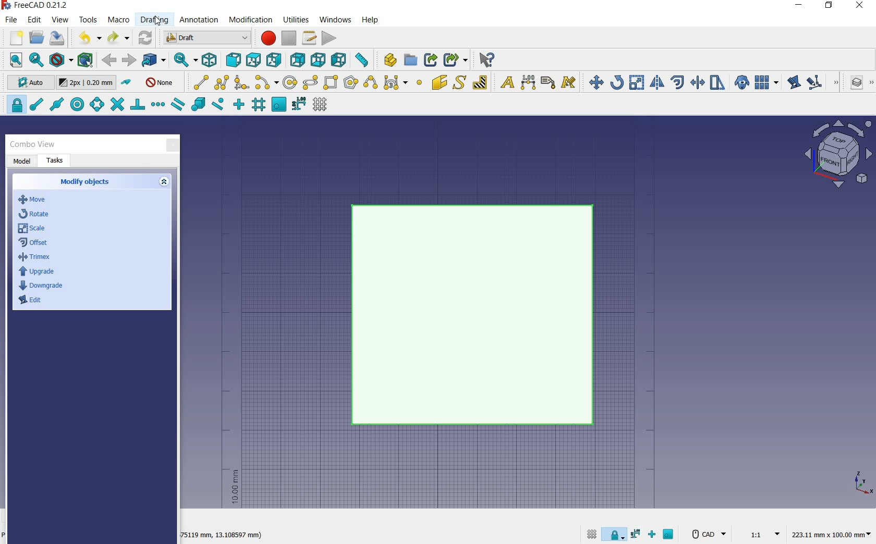 The image size is (876, 544). What do you see at coordinates (76, 105) in the screenshot?
I see `snap center` at bounding box center [76, 105].